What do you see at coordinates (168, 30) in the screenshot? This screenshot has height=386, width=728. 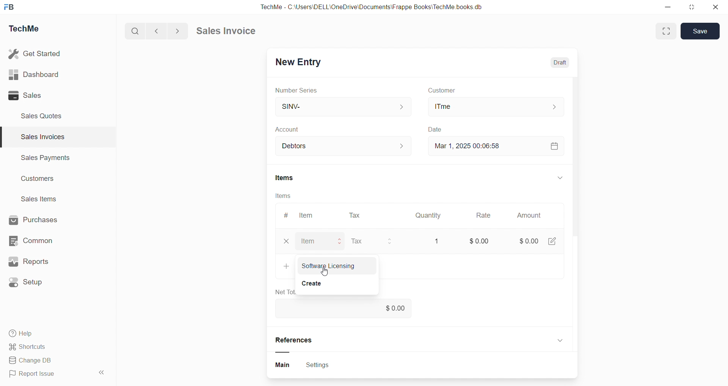 I see `Forward/Backward` at bounding box center [168, 30].